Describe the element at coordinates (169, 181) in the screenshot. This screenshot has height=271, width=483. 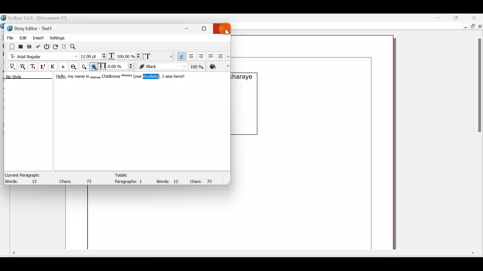
I see `Words: 12` at that location.